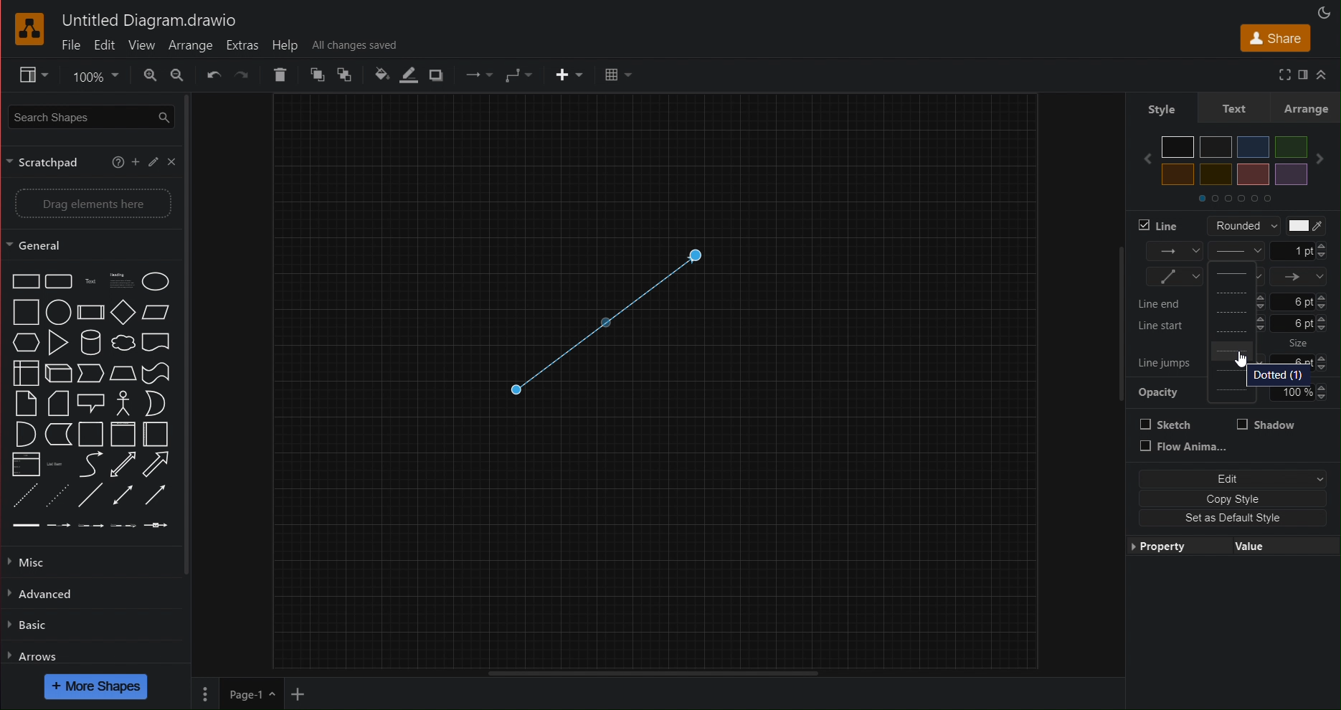 This screenshot has height=710, width=1341. What do you see at coordinates (190, 44) in the screenshot?
I see `Arrange` at bounding box center [190, 44].